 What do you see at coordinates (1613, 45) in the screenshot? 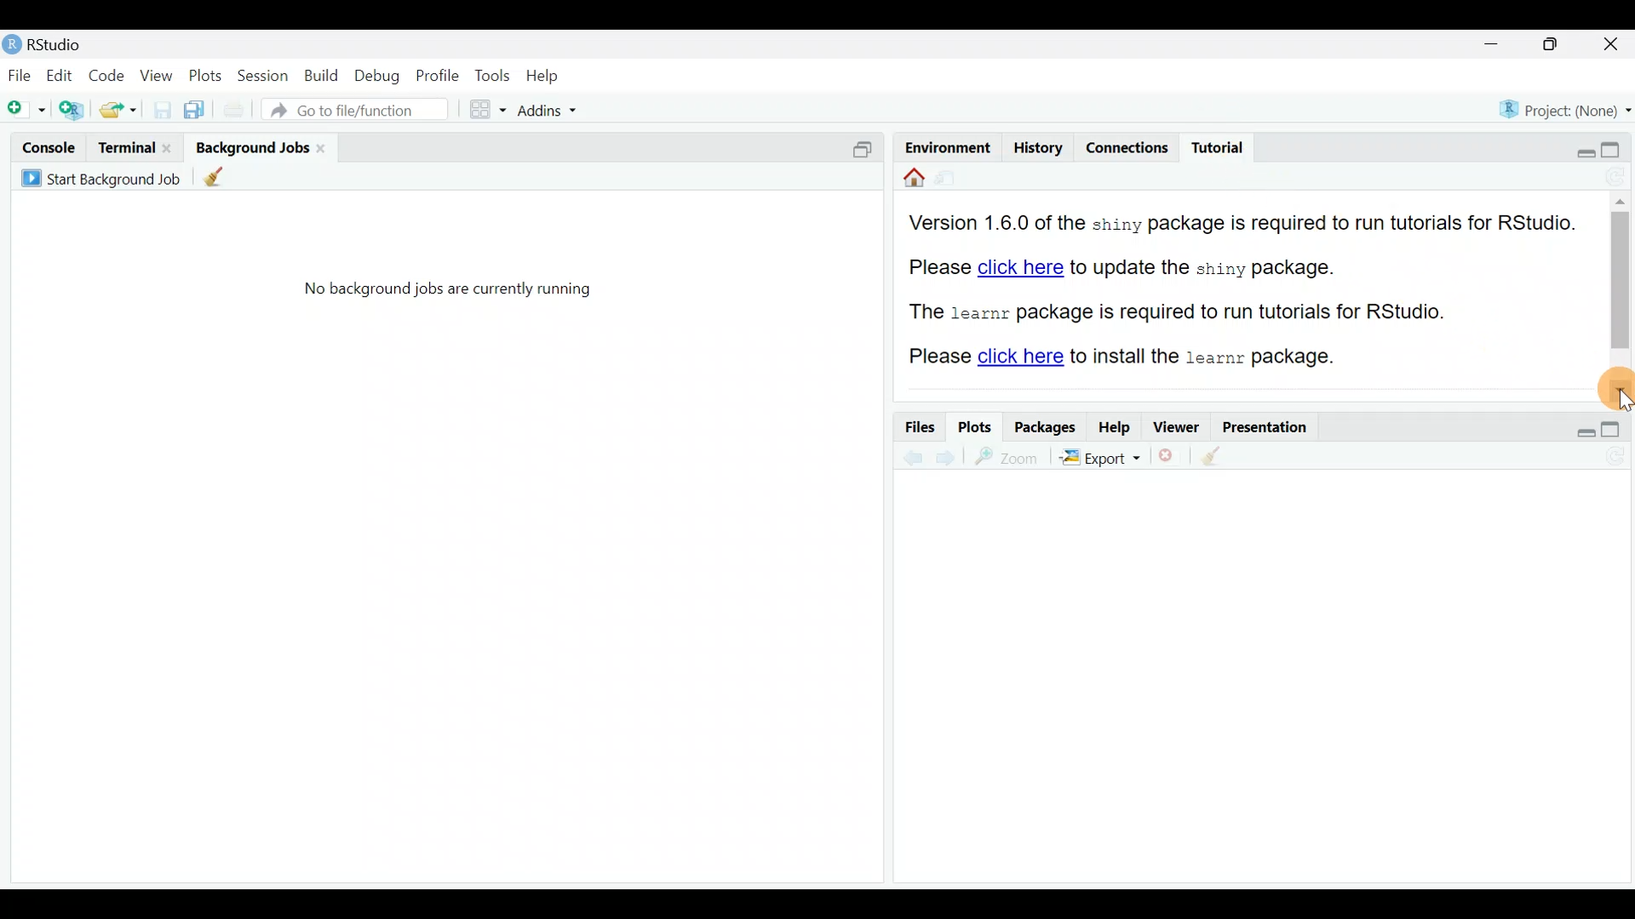
I see `Close` at bounding box center [1613, 45].